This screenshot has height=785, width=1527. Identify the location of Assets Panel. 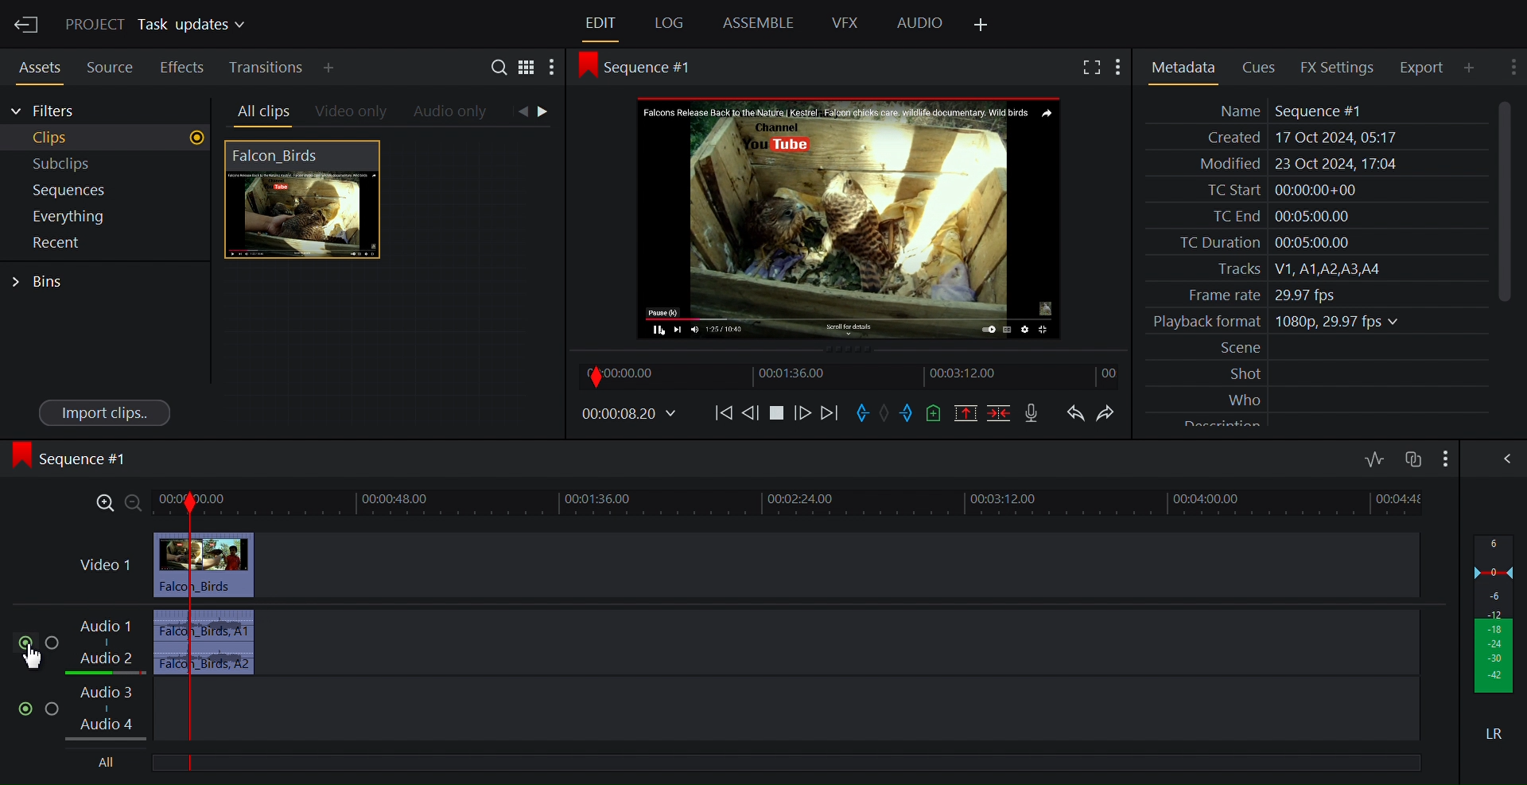
(35, 65).